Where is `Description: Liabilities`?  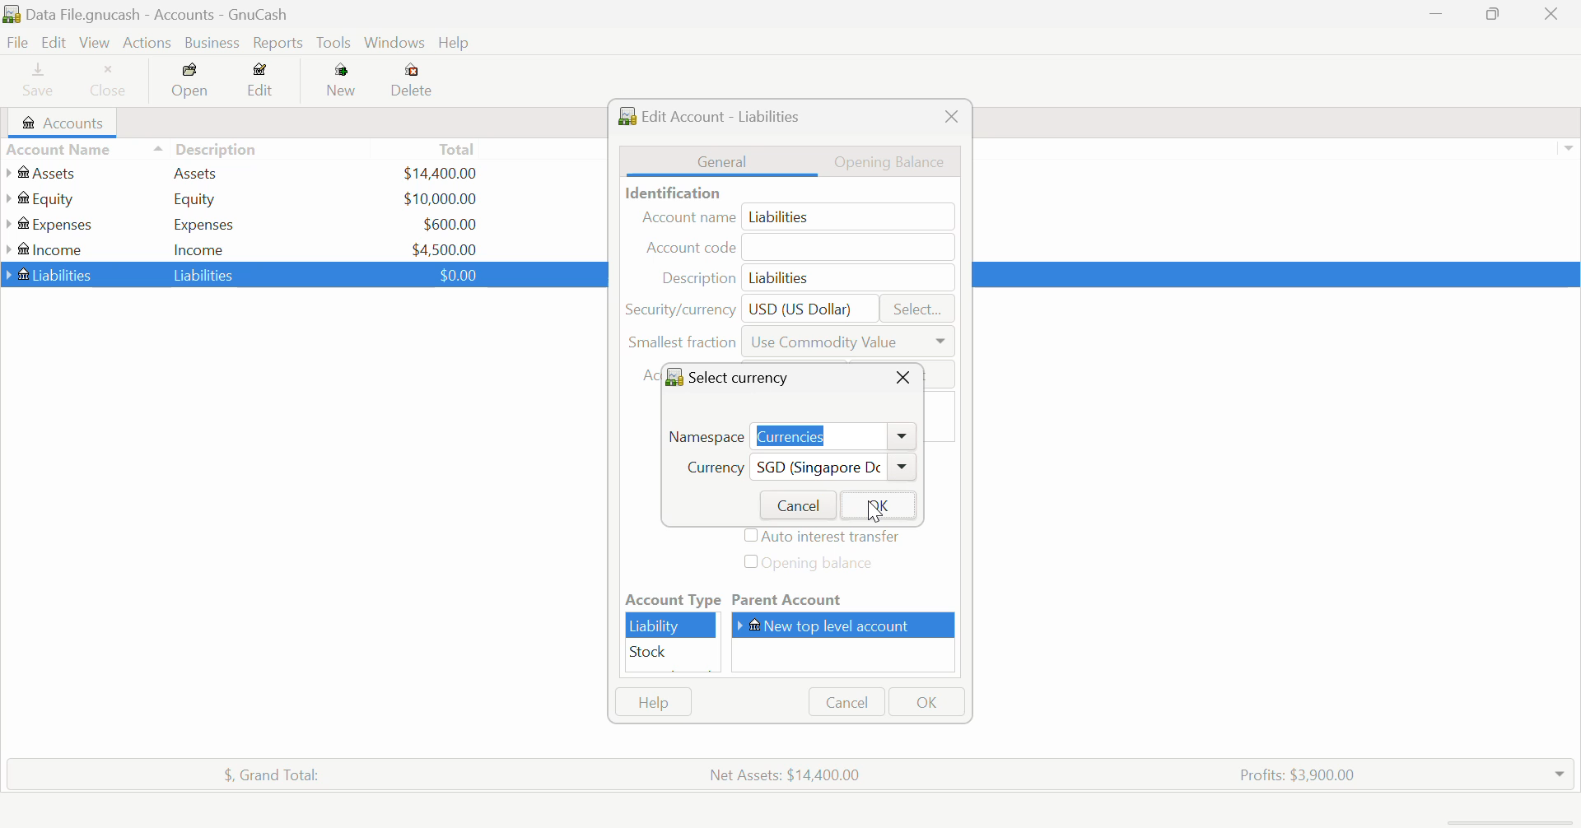
Description: Liabilities is located at coordinates (801, 277).